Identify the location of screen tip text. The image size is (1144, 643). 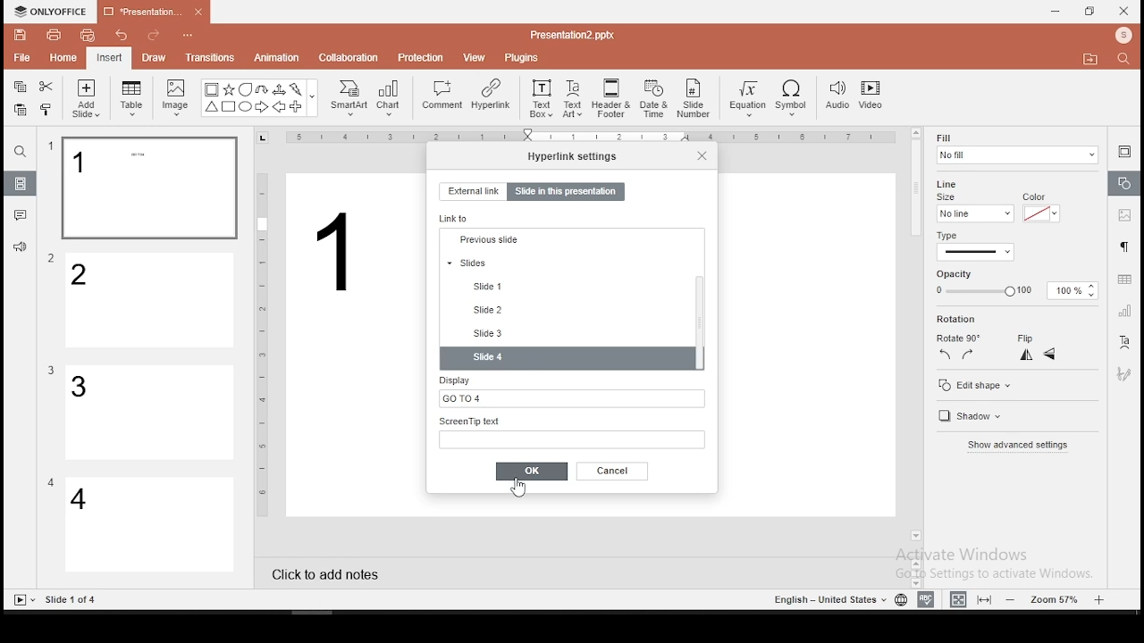
(572, 431).